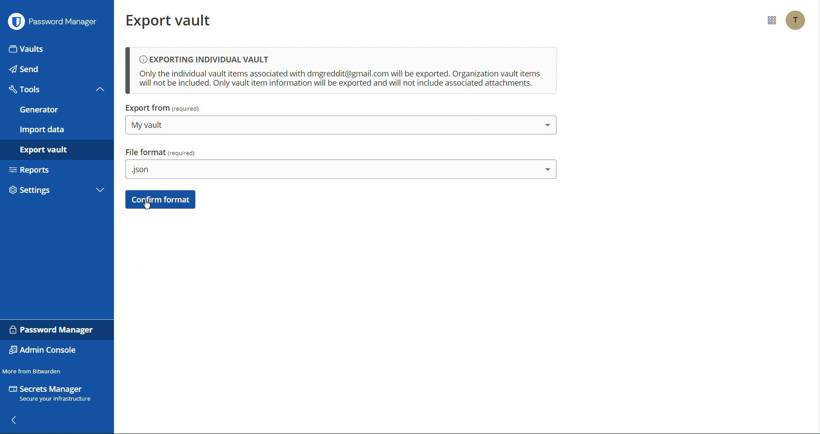  What do you see at coordinates (53, 48) in the screenshot?
I see `` at bounding box center [53, 48].